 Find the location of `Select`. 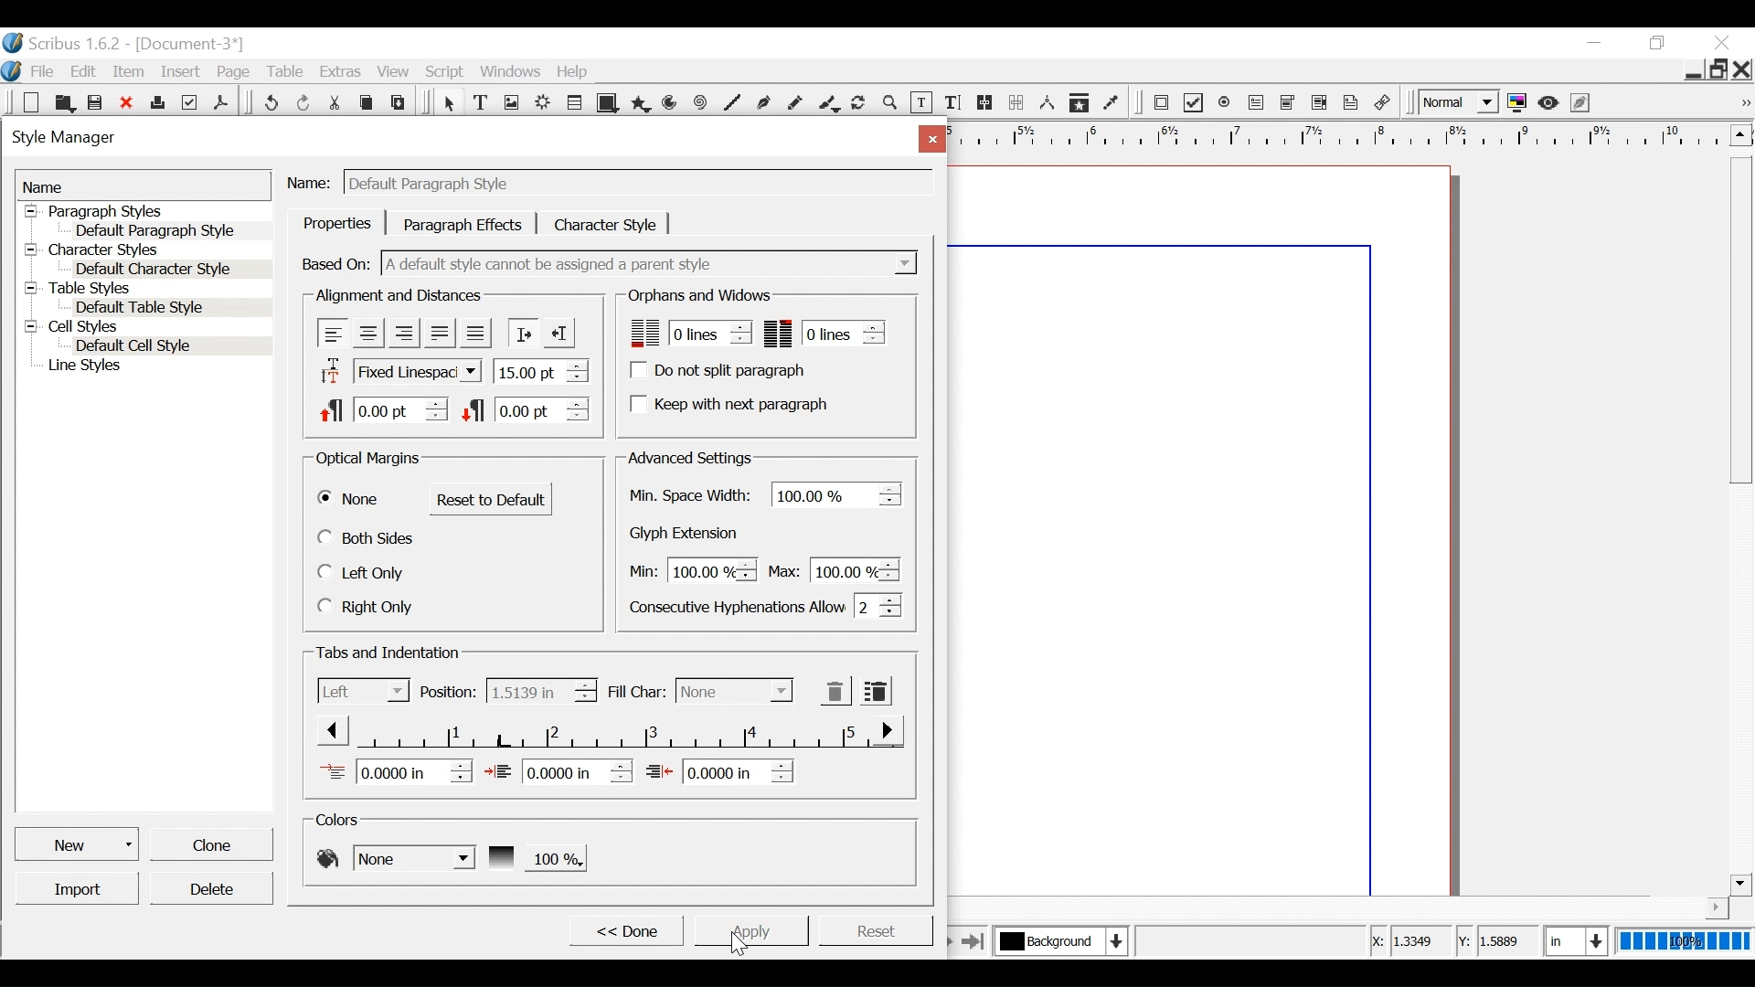

Select is located at coordinates (734, 691).